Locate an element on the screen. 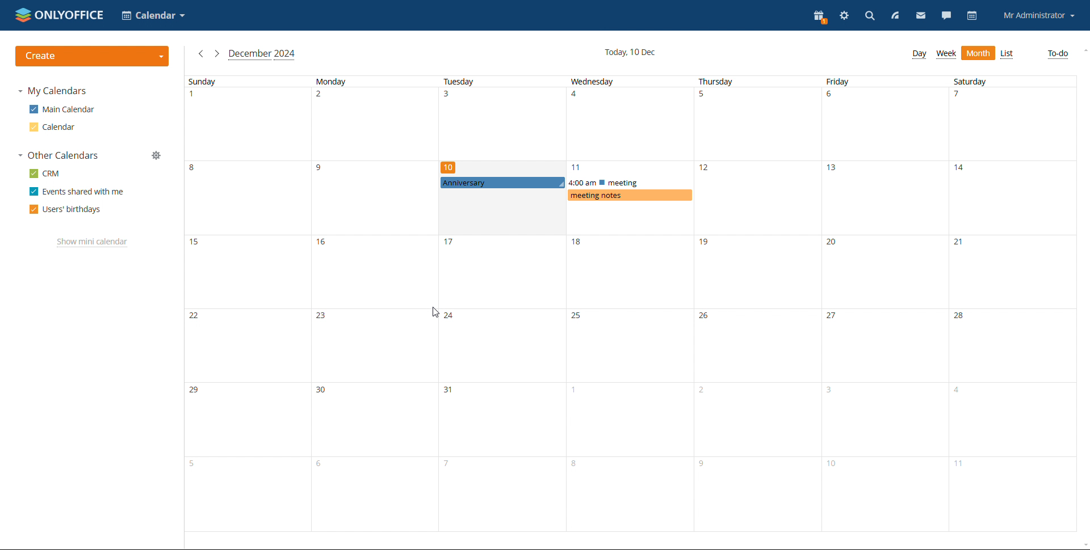  saturday is located at coordinates (1011, 304).